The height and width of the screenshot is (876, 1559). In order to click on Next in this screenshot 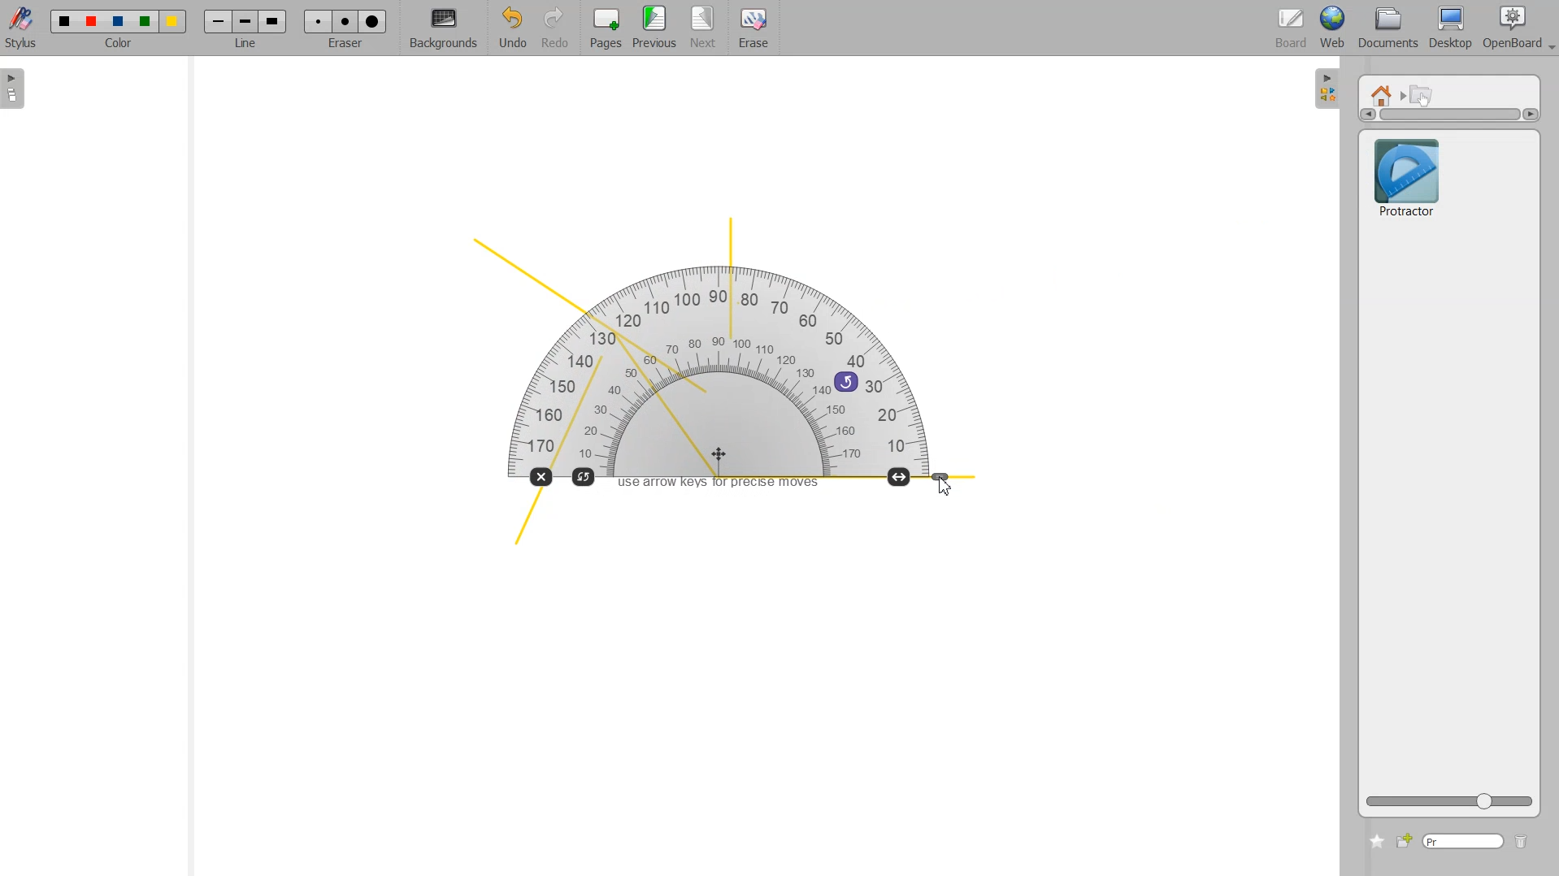, I will do `click(705, 28)`.